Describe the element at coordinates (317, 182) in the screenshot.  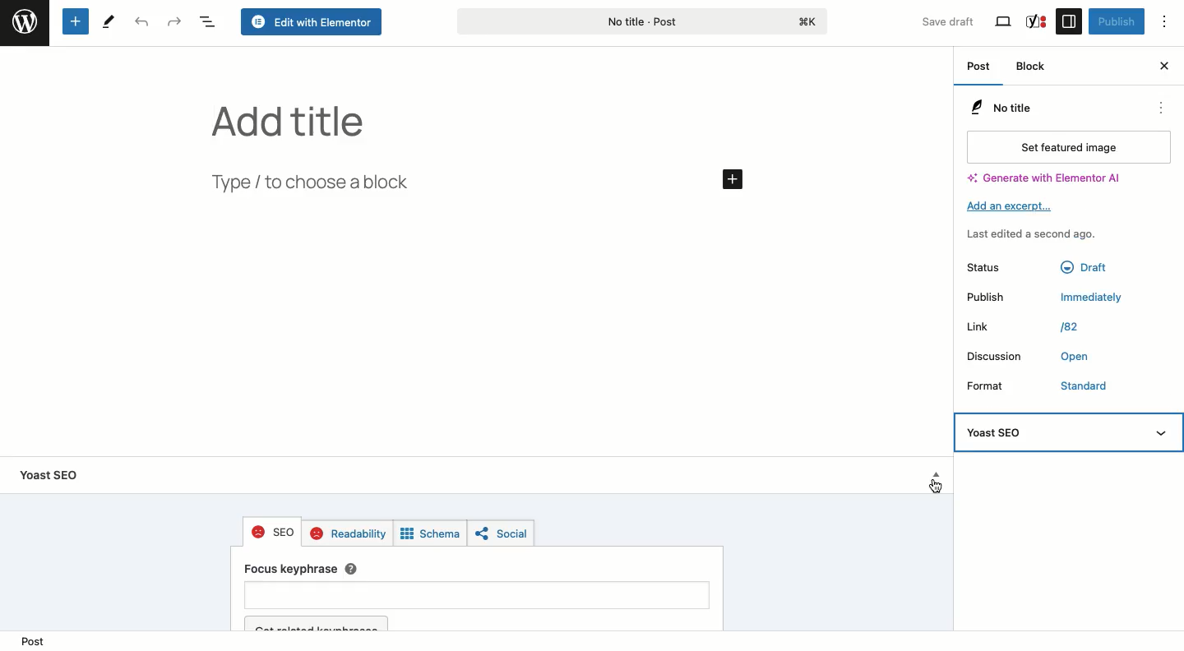
I see `Type / to choose a block` at that location.